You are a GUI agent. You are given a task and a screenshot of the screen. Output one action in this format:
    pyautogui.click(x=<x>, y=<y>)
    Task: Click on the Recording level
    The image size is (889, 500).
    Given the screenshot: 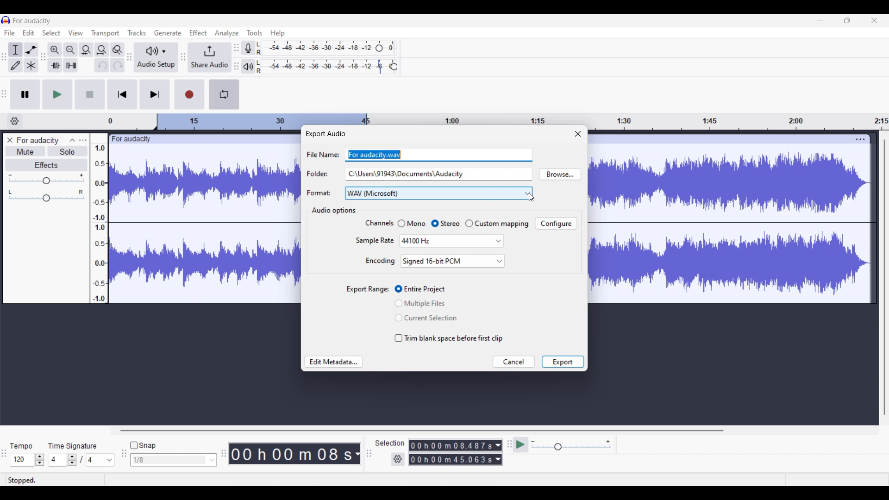 What is the action you would take?
    pyautogui.click(x=315, y=48)
    